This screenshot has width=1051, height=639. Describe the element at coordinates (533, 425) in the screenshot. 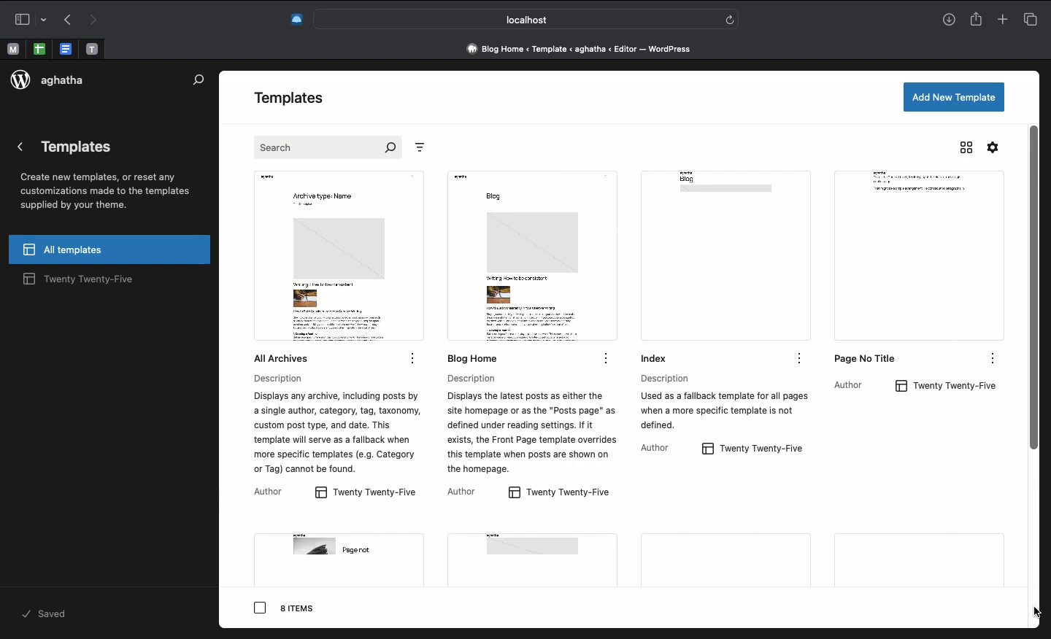

I see `Description` at that location.